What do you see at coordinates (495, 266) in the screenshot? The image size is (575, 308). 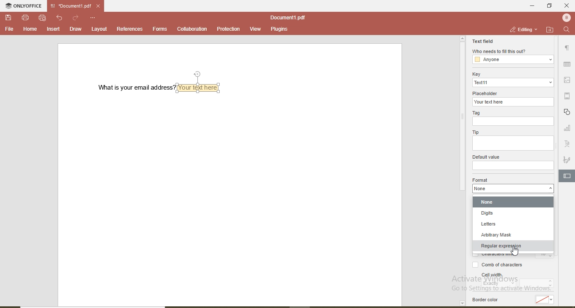 I see `comb of characters` at bounding box center [495, 266].